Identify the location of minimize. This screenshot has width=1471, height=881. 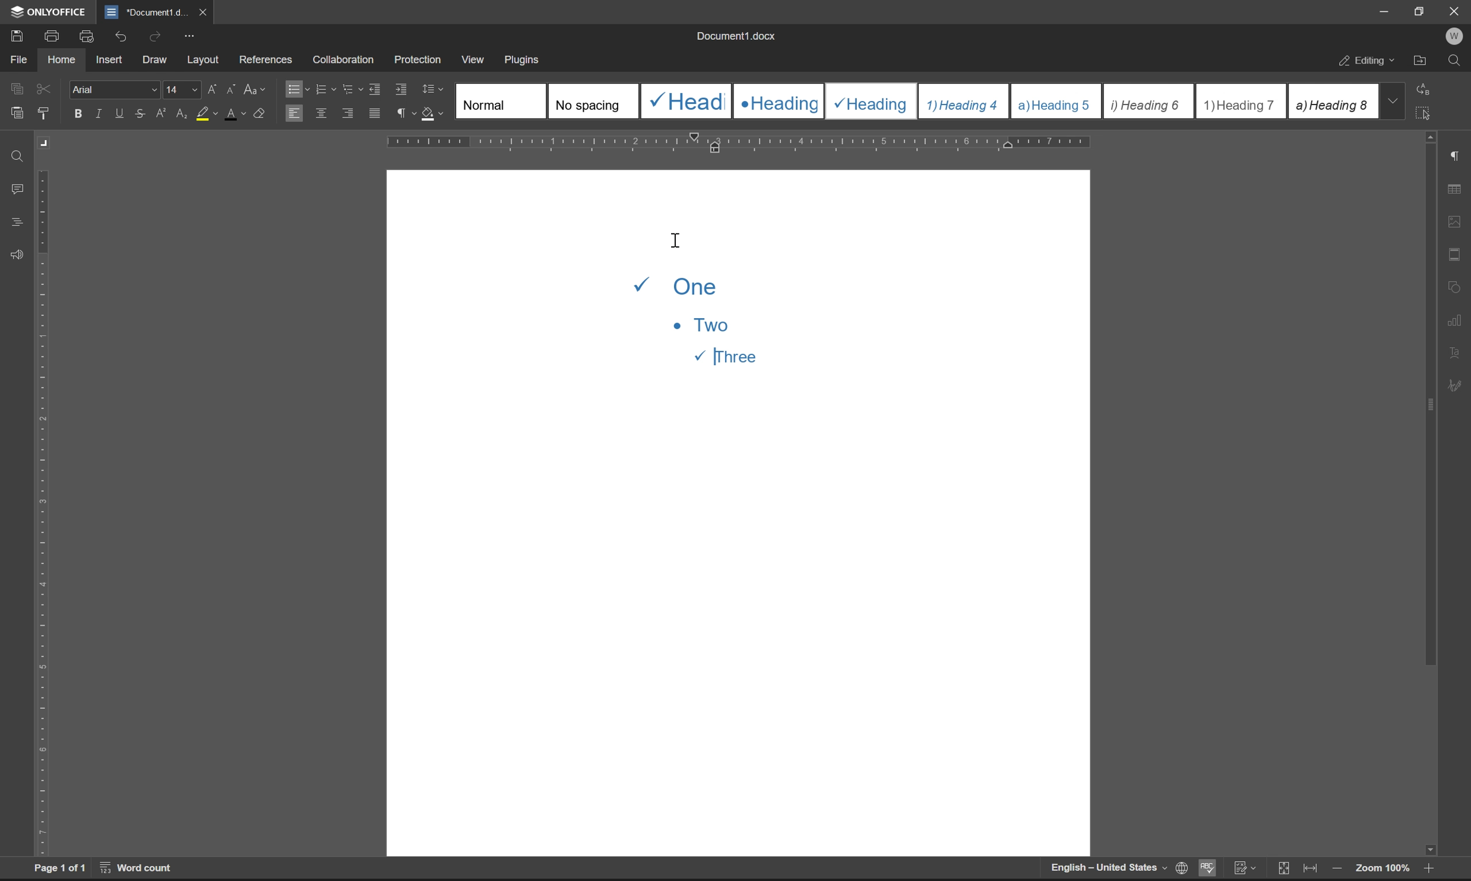
(1385, 11).